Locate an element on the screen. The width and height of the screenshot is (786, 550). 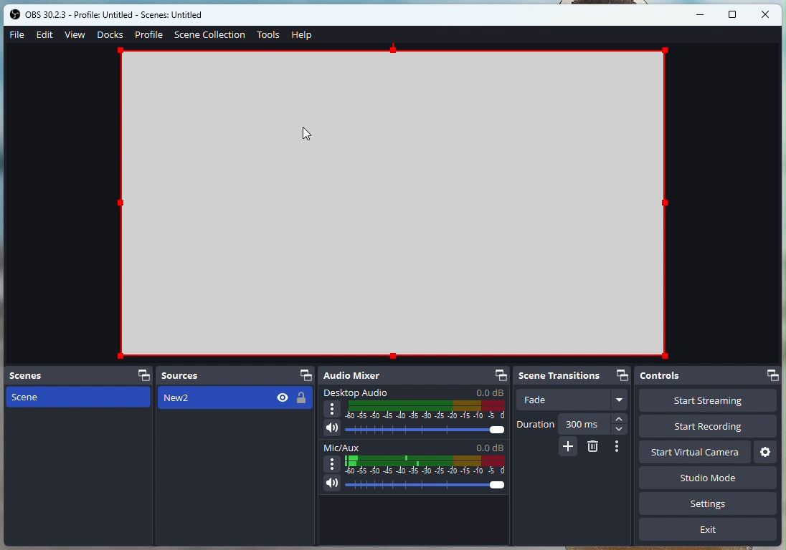
File is located at coordinates (16, 35).